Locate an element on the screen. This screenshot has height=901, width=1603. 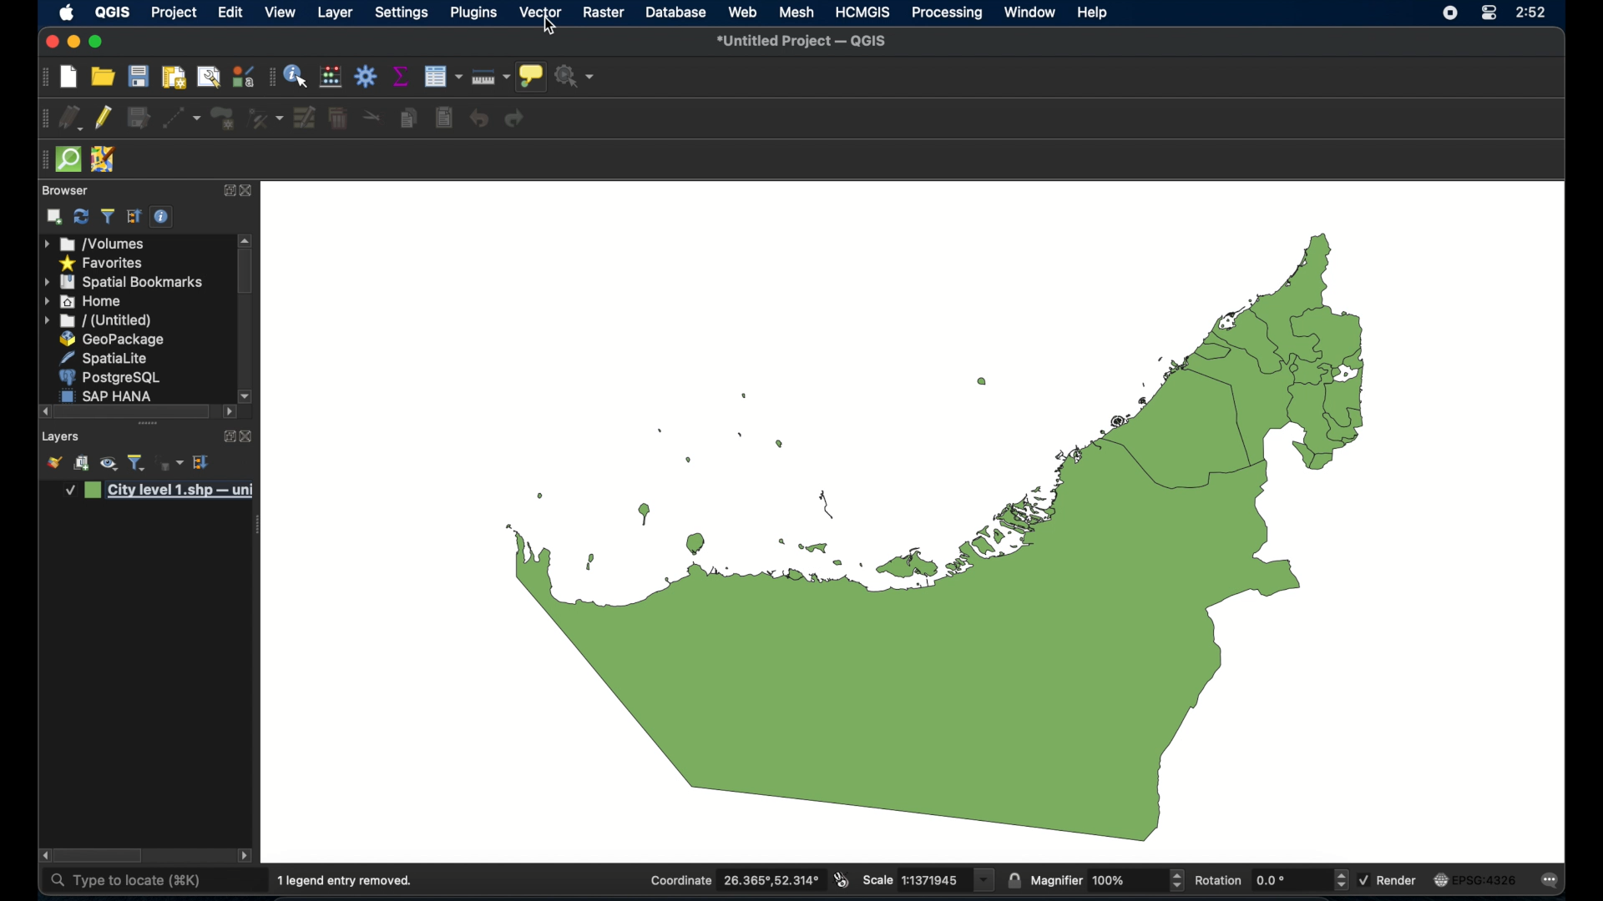
style manager is located at coordinates (241, 76).